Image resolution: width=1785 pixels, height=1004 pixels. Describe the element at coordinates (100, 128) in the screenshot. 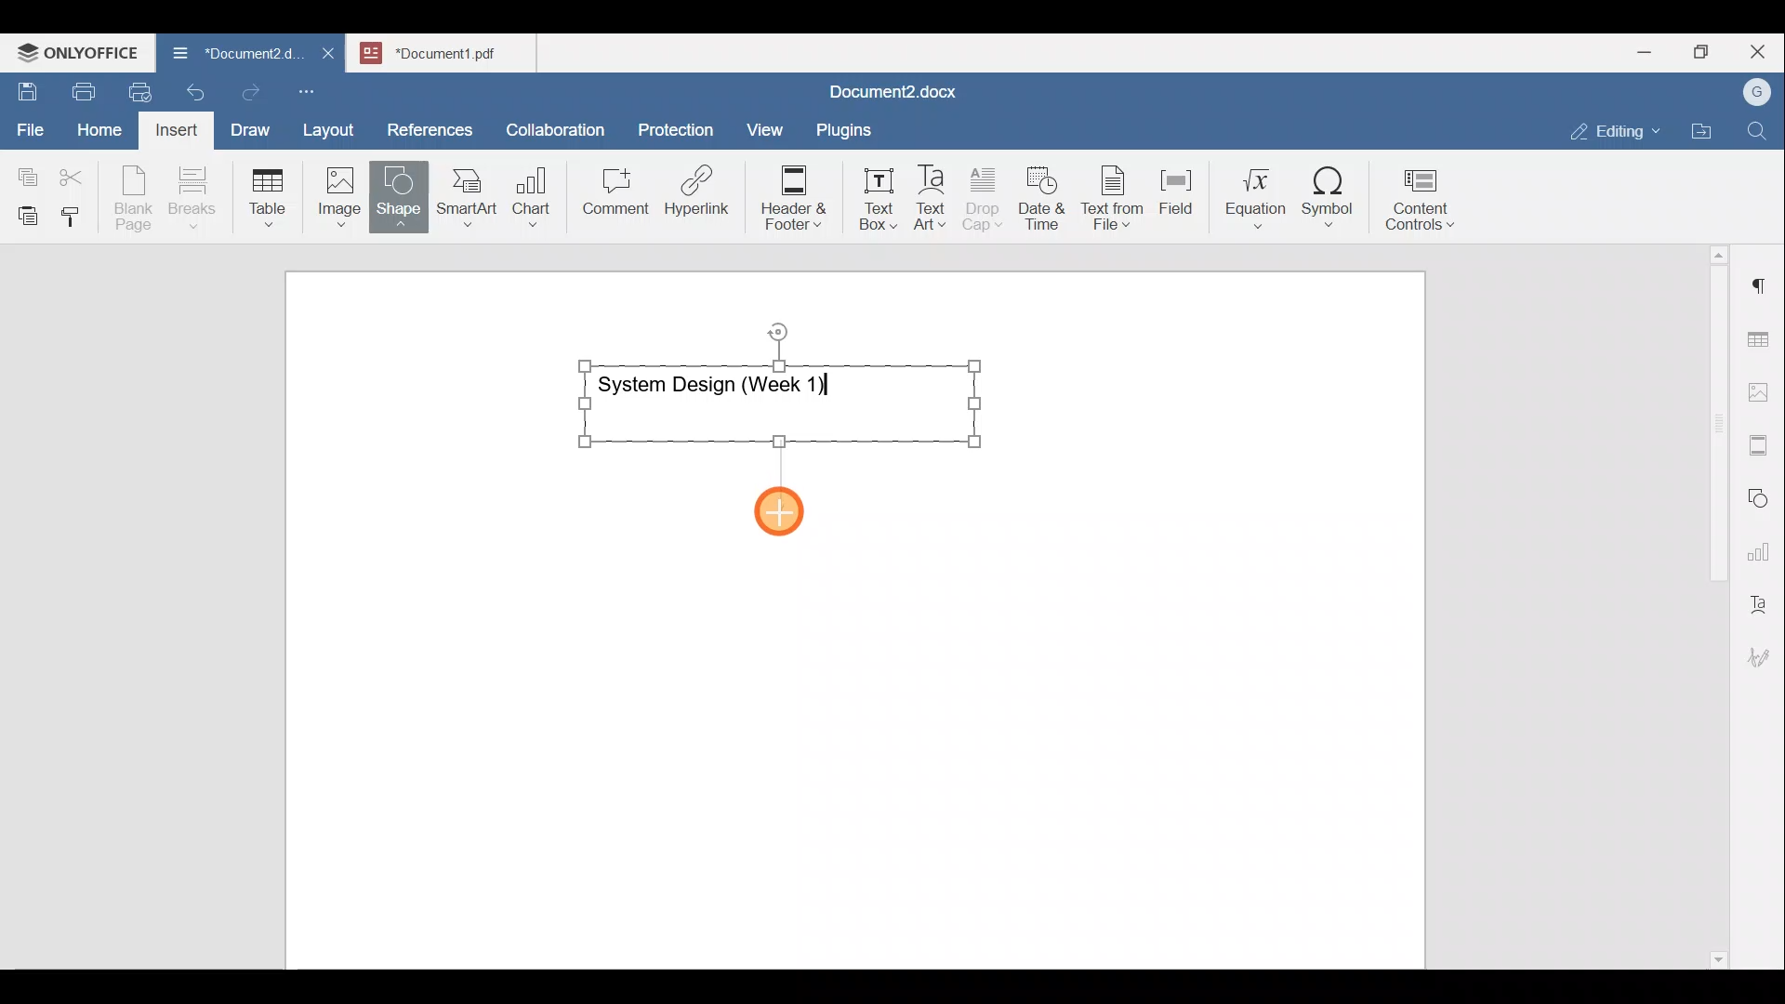

I see `Home` at that location.